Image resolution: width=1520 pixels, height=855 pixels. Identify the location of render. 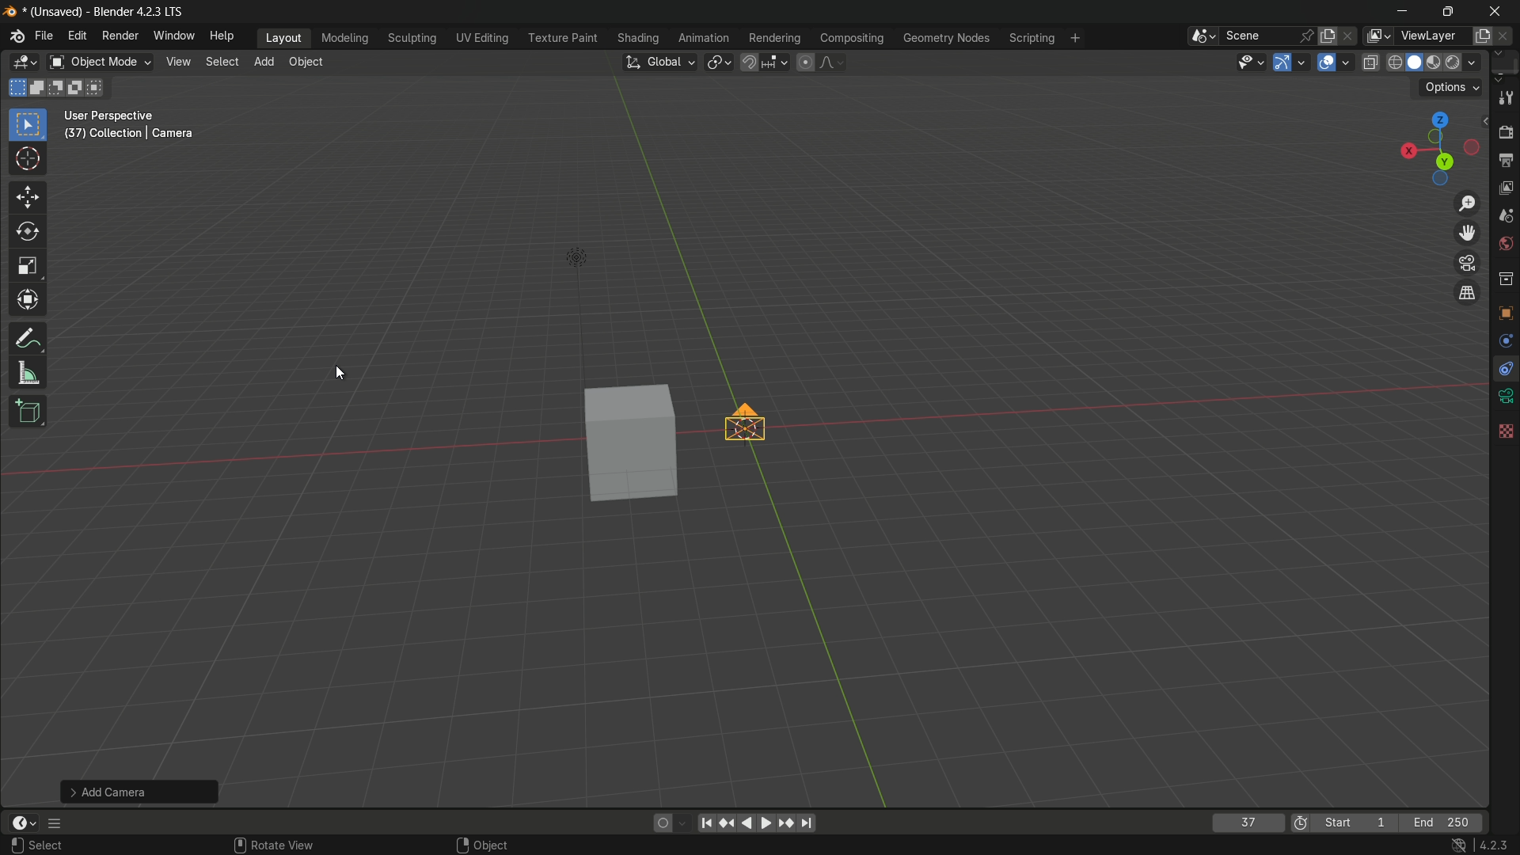
(1505, 128).